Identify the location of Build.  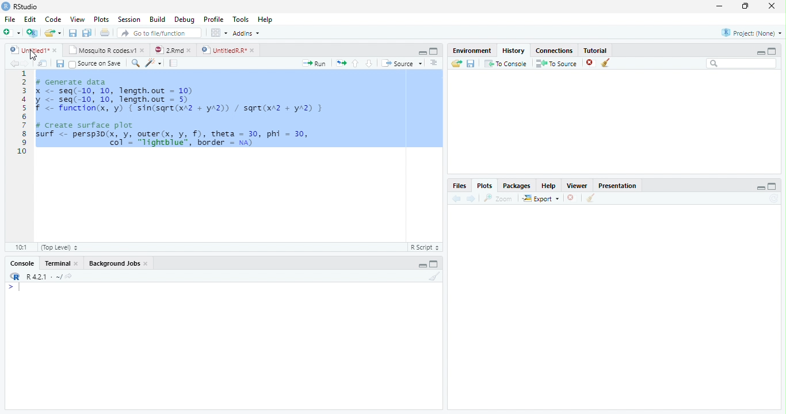
(157, 19).